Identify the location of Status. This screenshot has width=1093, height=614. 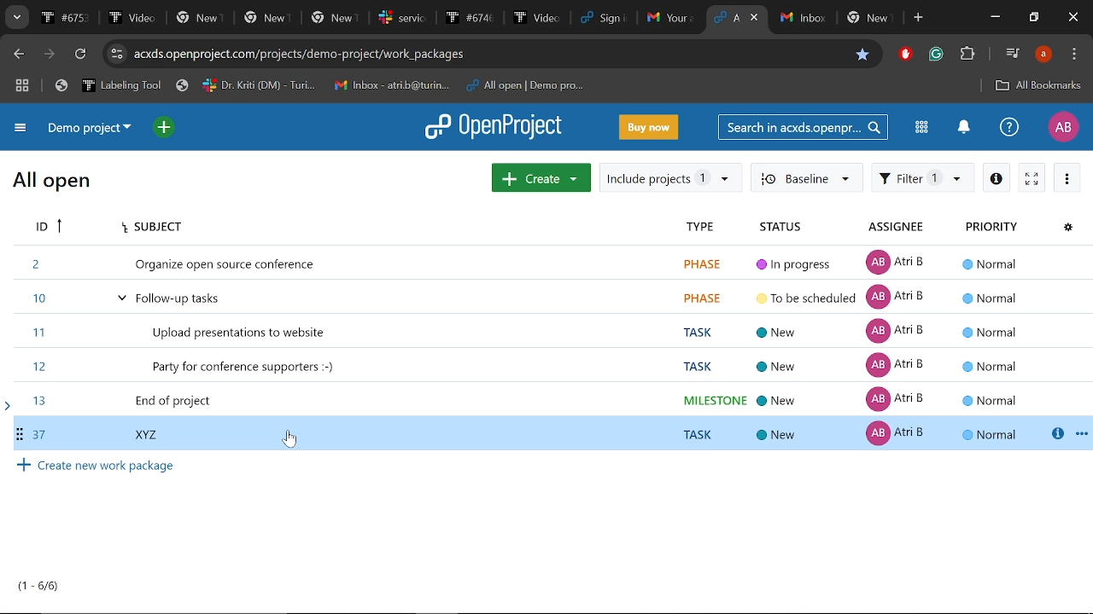
(786, 228).